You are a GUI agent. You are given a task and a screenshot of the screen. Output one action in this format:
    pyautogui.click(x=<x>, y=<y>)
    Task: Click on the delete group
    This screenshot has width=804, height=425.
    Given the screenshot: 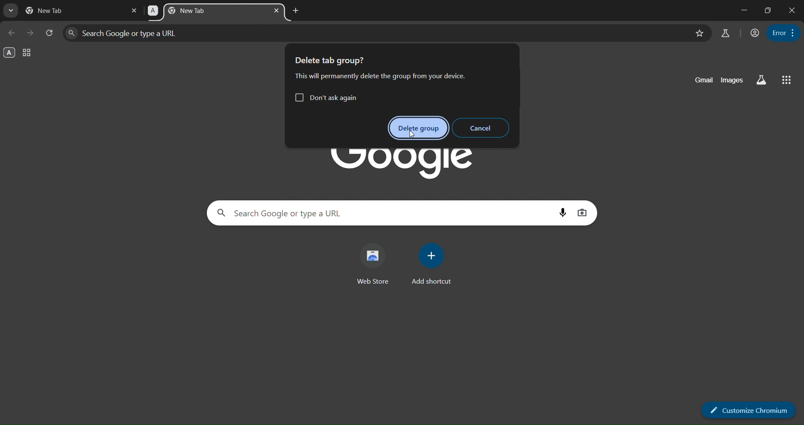 What is the action you would take?
    pyautogui.click(x=419, y=128)
    